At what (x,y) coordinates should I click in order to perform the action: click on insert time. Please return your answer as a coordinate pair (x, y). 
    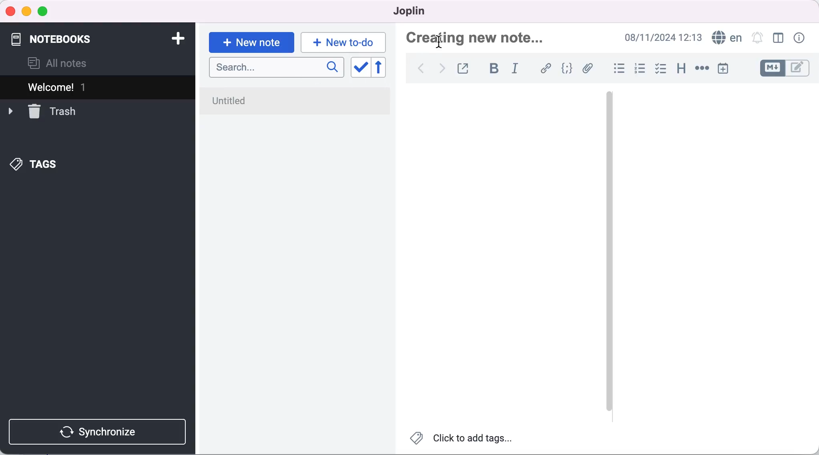
    Looking at the image, I should click on (723, 68).